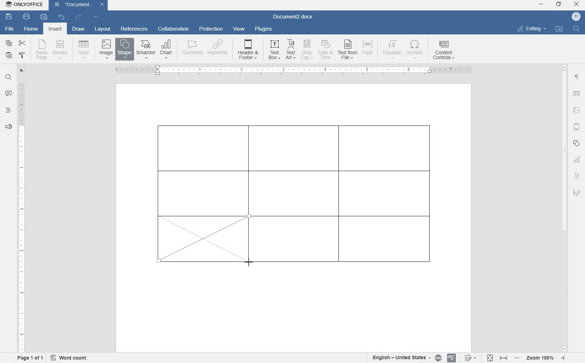  What do you see at coordinates (578, 160) in the screenshot?
I see `chart settings` at bounding box center [578, 160].